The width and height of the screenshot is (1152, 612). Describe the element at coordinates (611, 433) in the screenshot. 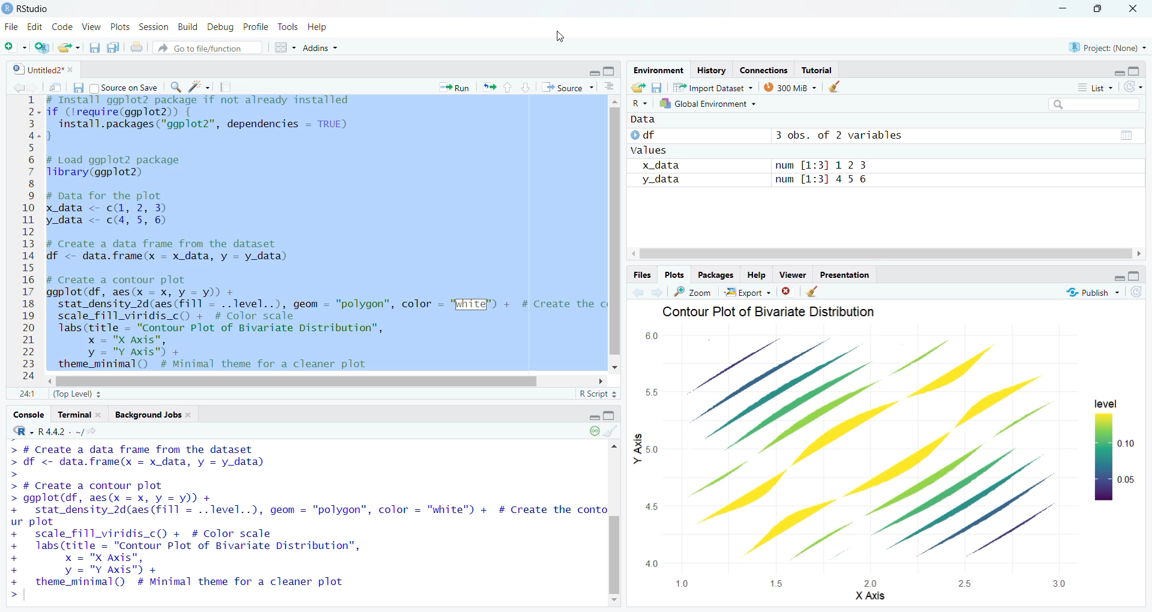

I see `clear console` at that location.